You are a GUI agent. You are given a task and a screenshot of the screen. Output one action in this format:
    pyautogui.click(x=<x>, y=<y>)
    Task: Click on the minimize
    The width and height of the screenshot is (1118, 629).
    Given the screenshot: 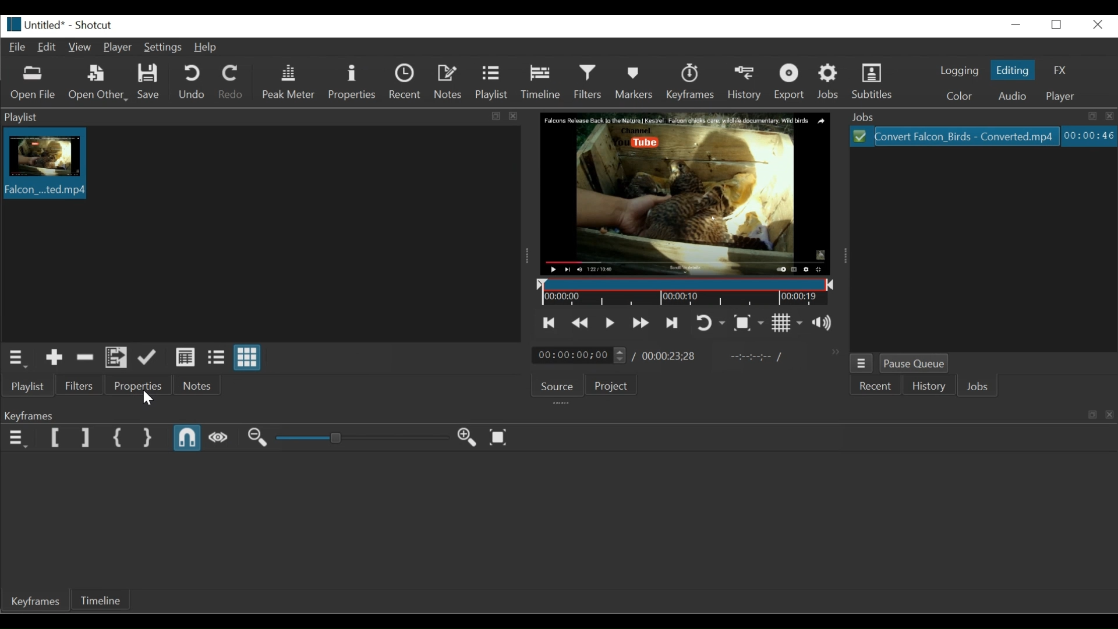 What is the action you would take?
    pyautogui.click(x=1017, y=26)
    